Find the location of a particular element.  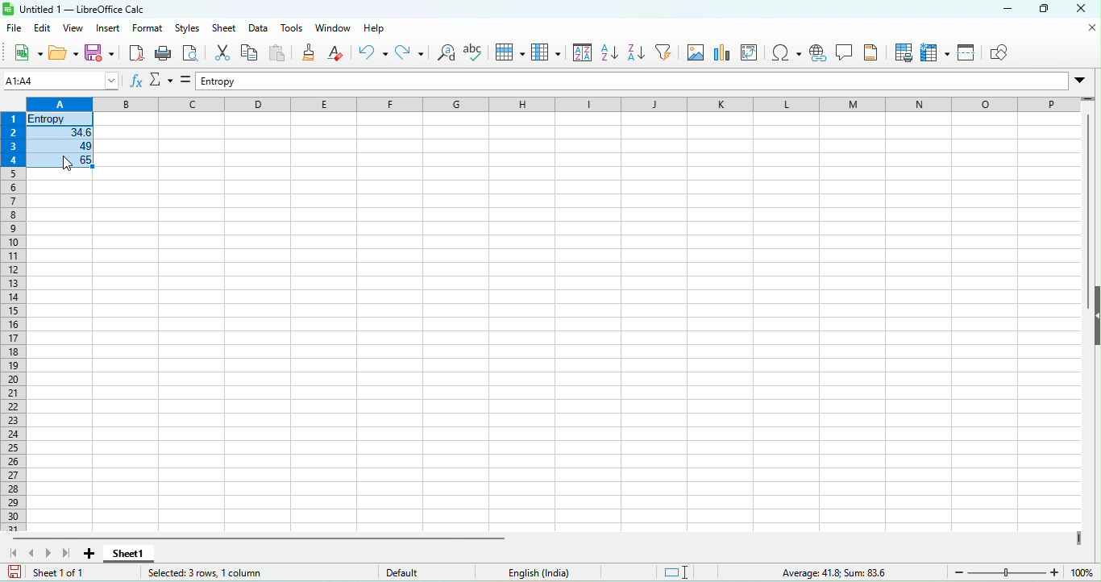

undo is located at coordinates (372, 56).